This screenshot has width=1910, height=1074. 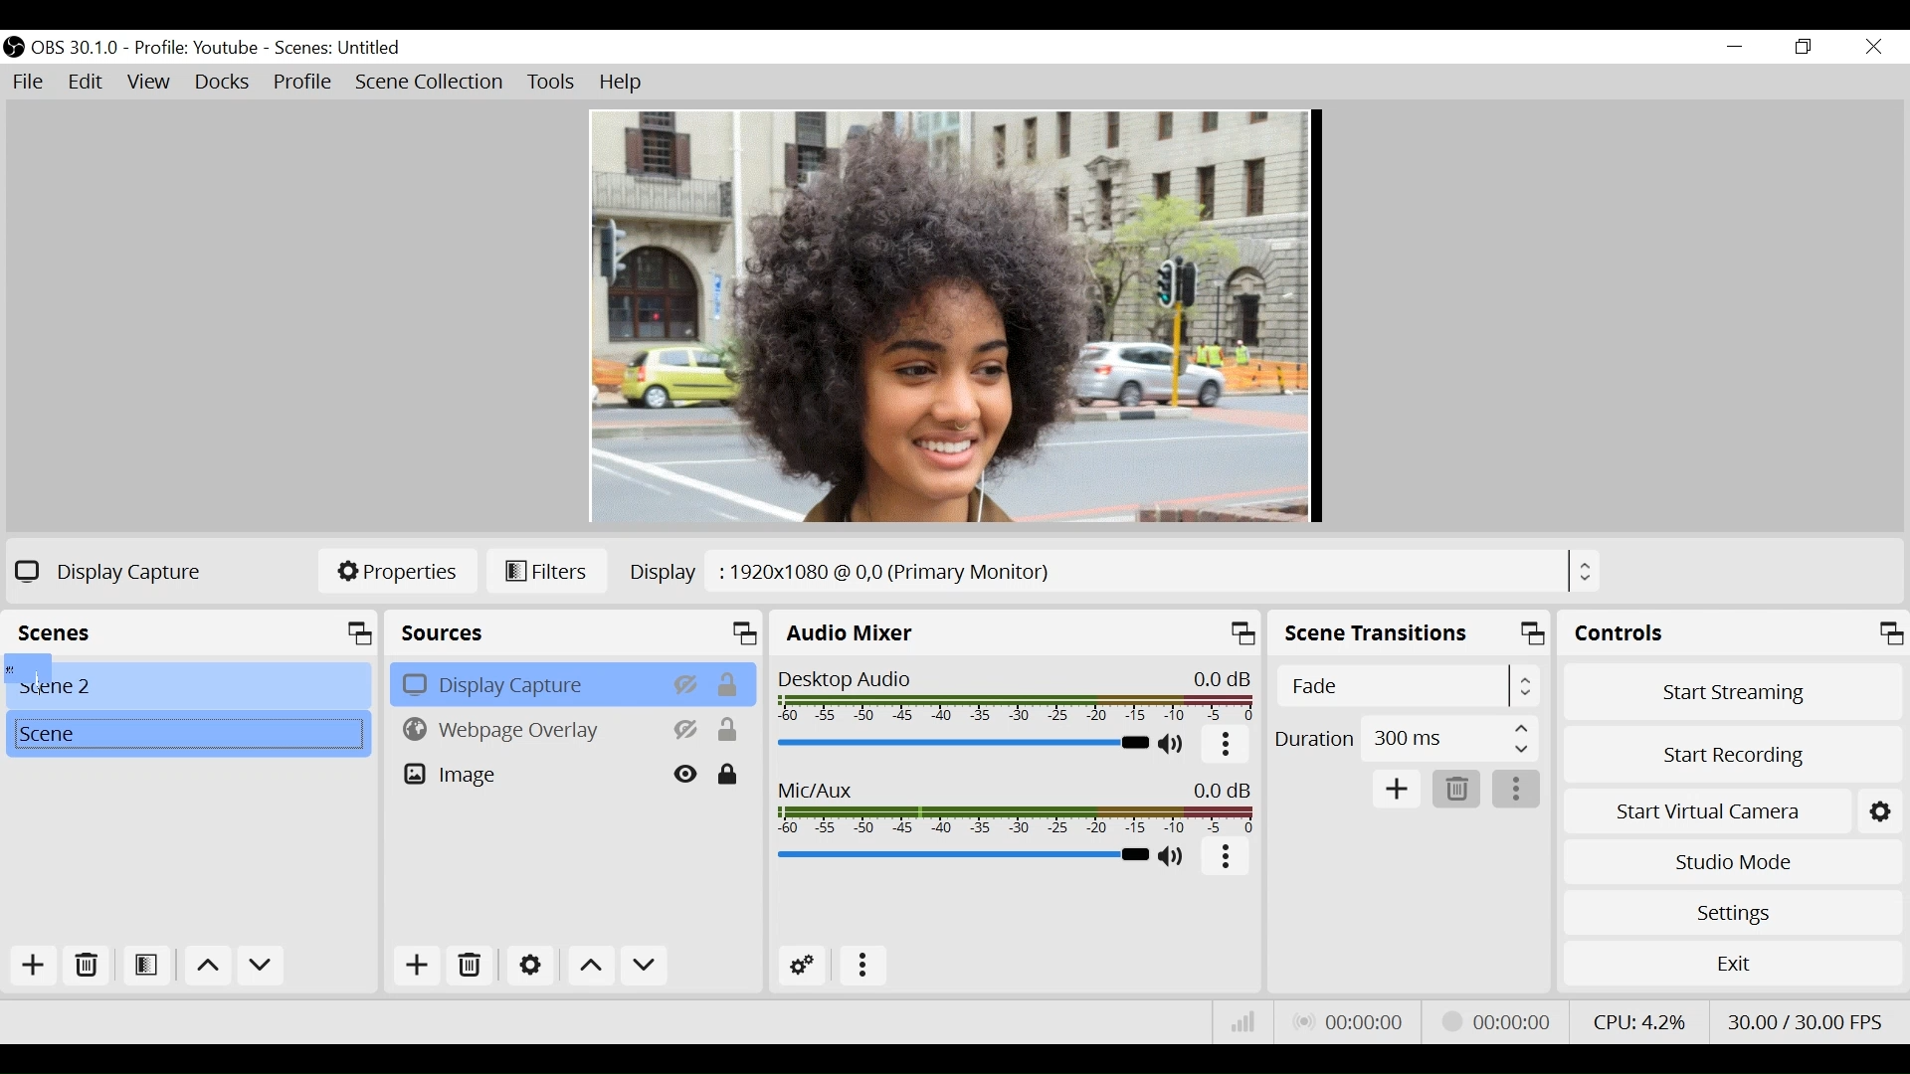 I want to click on Scene Name, so click(x=338, y=49).